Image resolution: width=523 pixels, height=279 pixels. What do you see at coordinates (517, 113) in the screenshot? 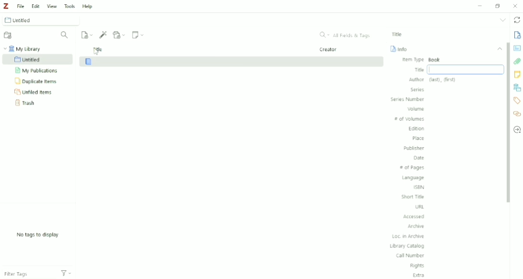
I see `Related` at bounding box center [517, 113].